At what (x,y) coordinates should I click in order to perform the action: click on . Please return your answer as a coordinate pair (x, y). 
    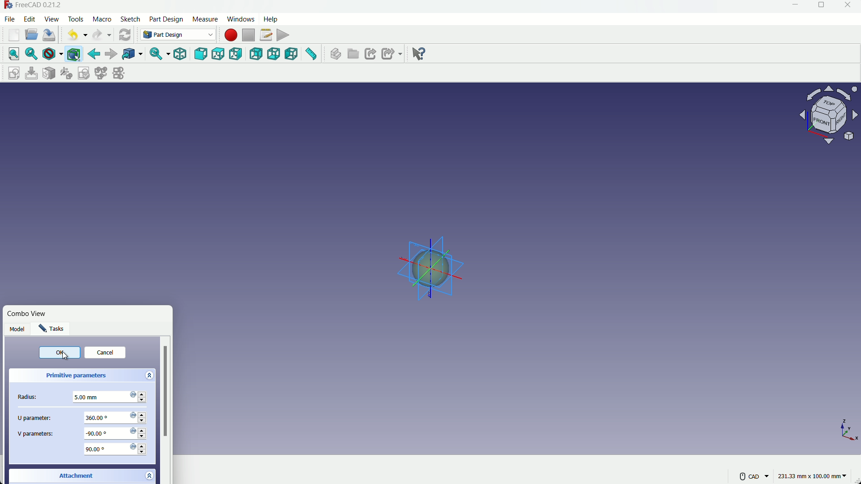
    Looking at the image, I should click on (830, 117).